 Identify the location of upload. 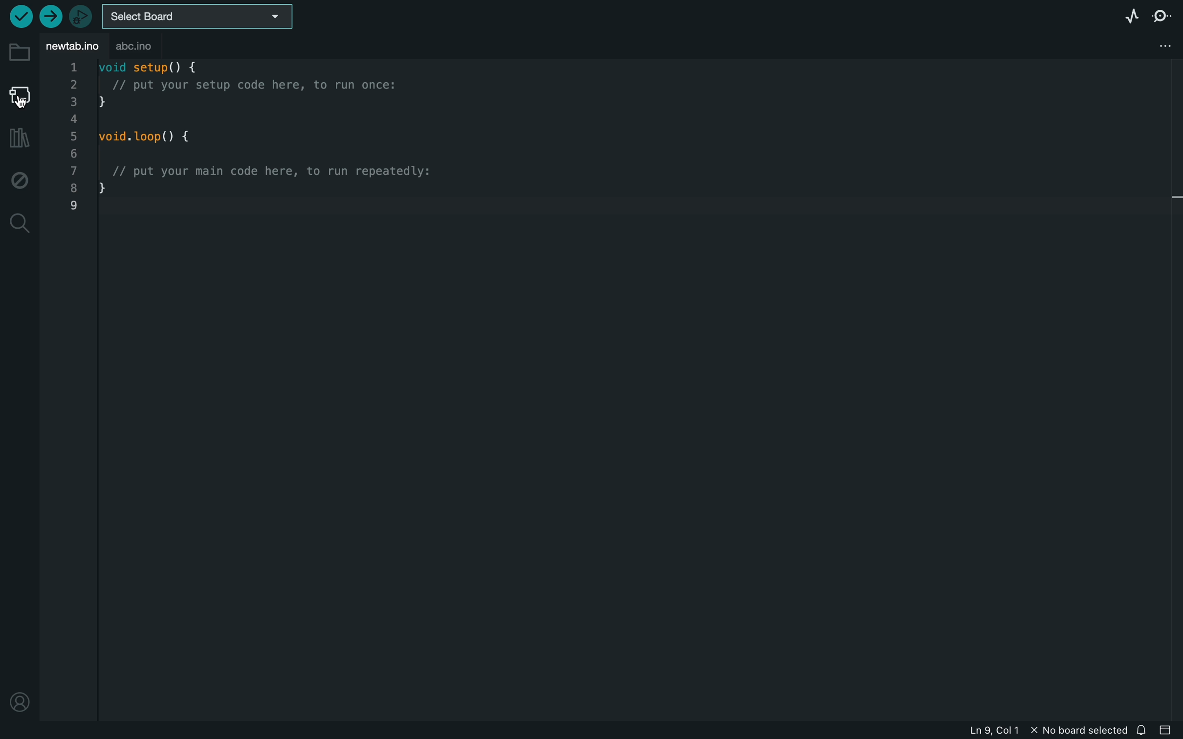
(49, 14).